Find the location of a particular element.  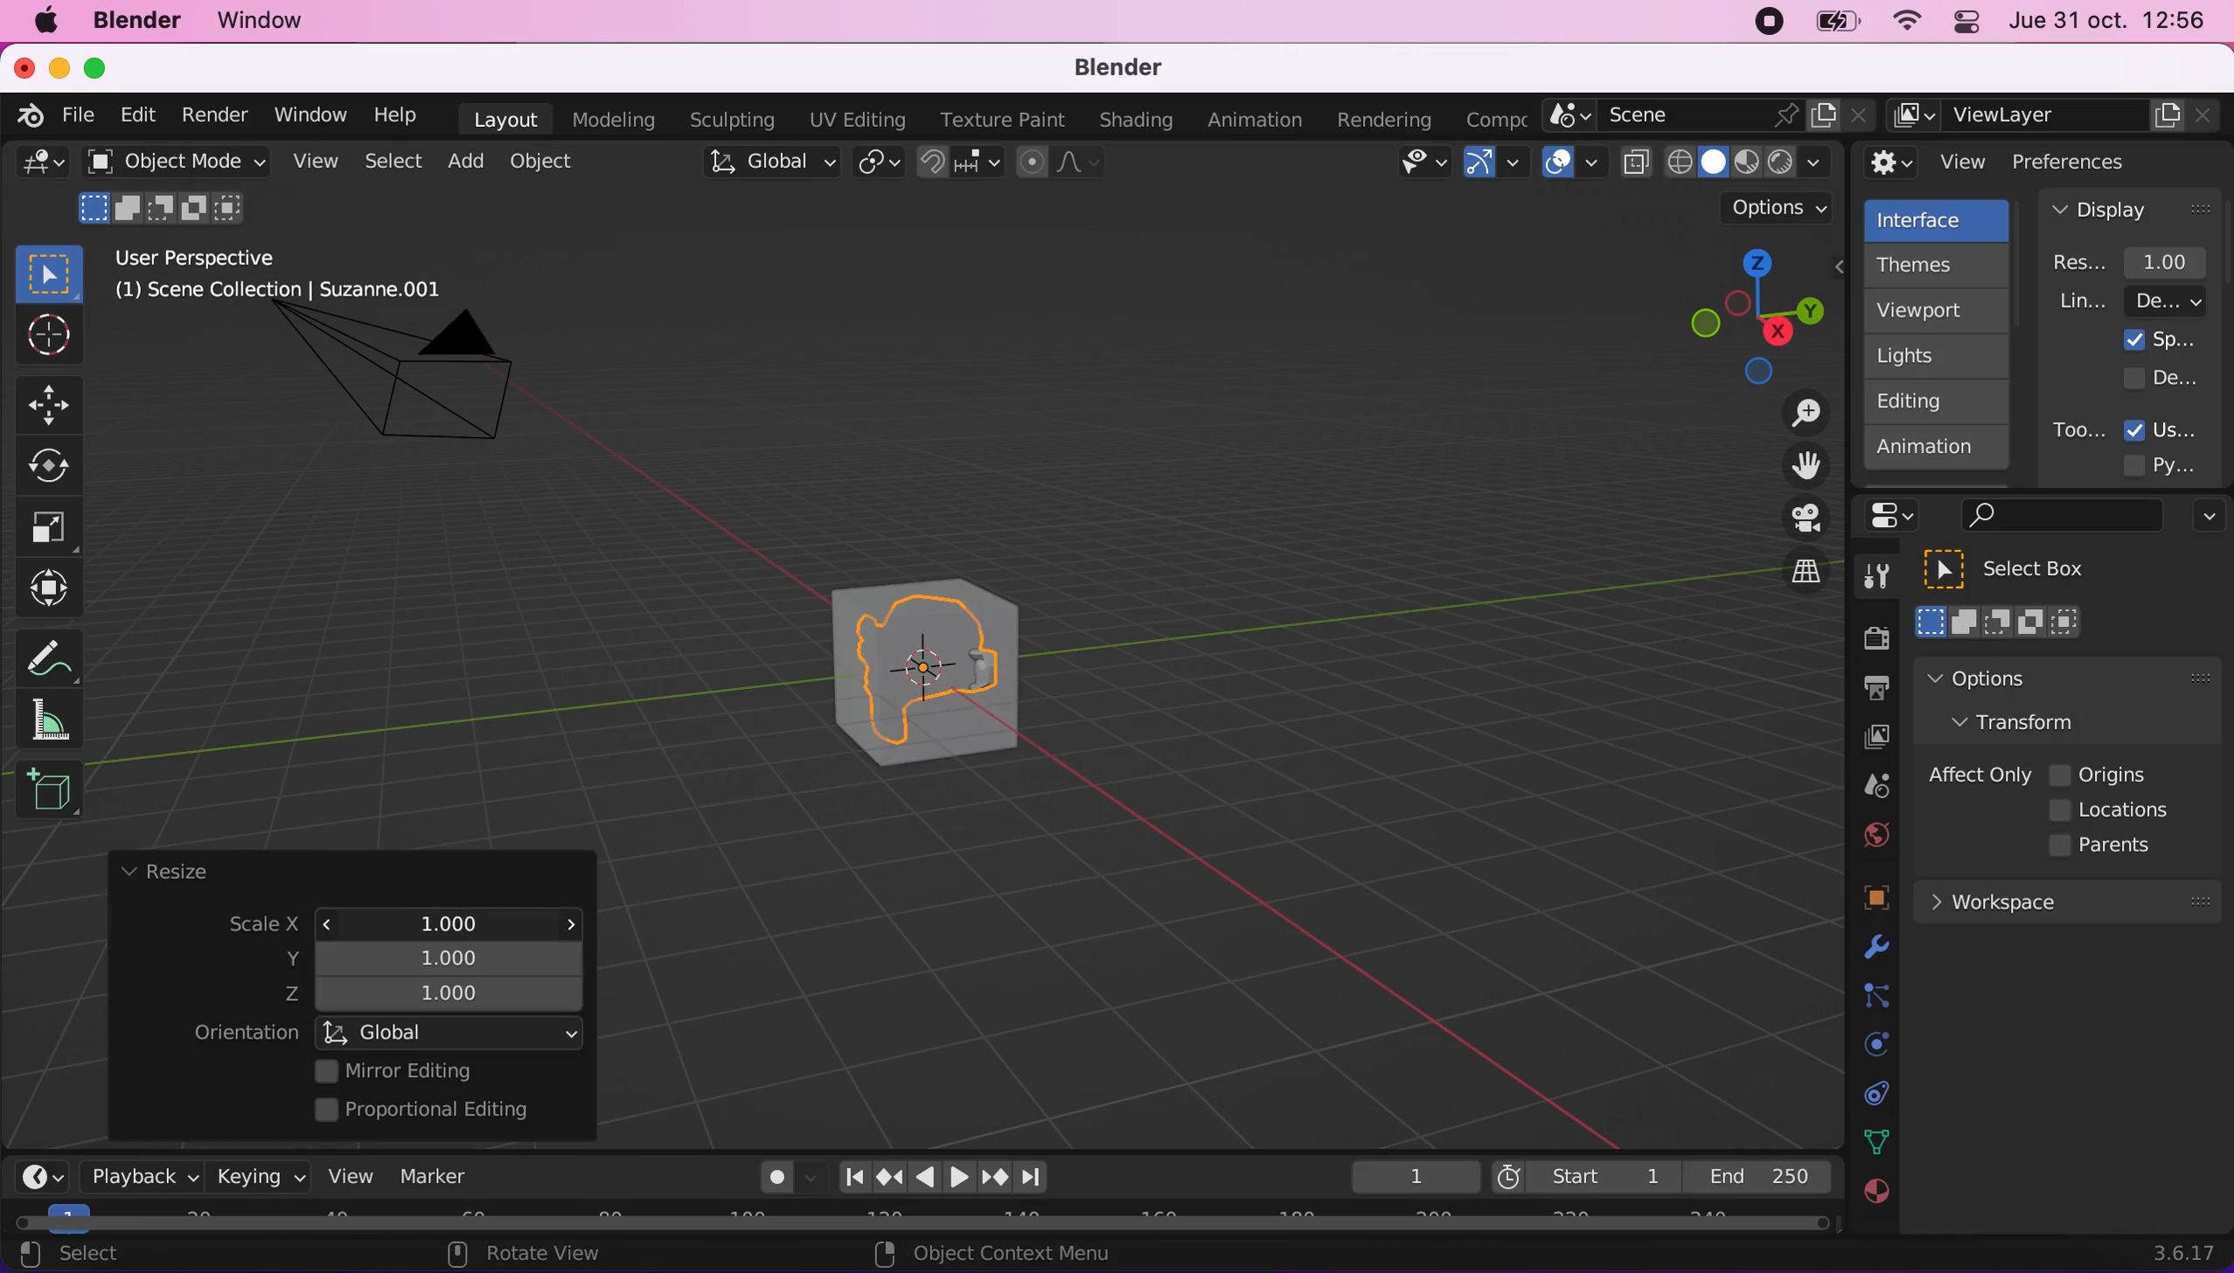

locations is located at coordinates (2115, 810).